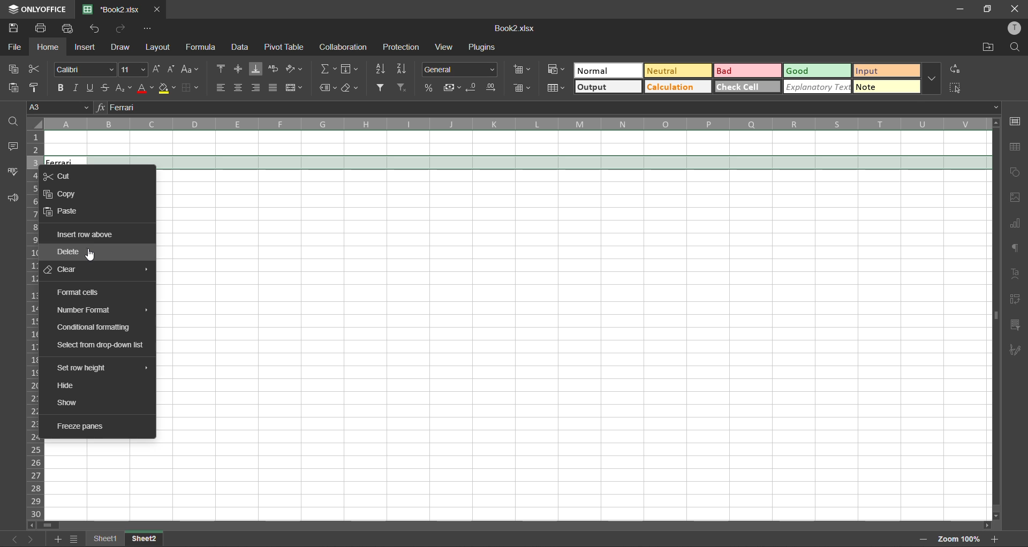 This screenshot has width=1028, height=547. I want to click on undo, so click(97, 30).